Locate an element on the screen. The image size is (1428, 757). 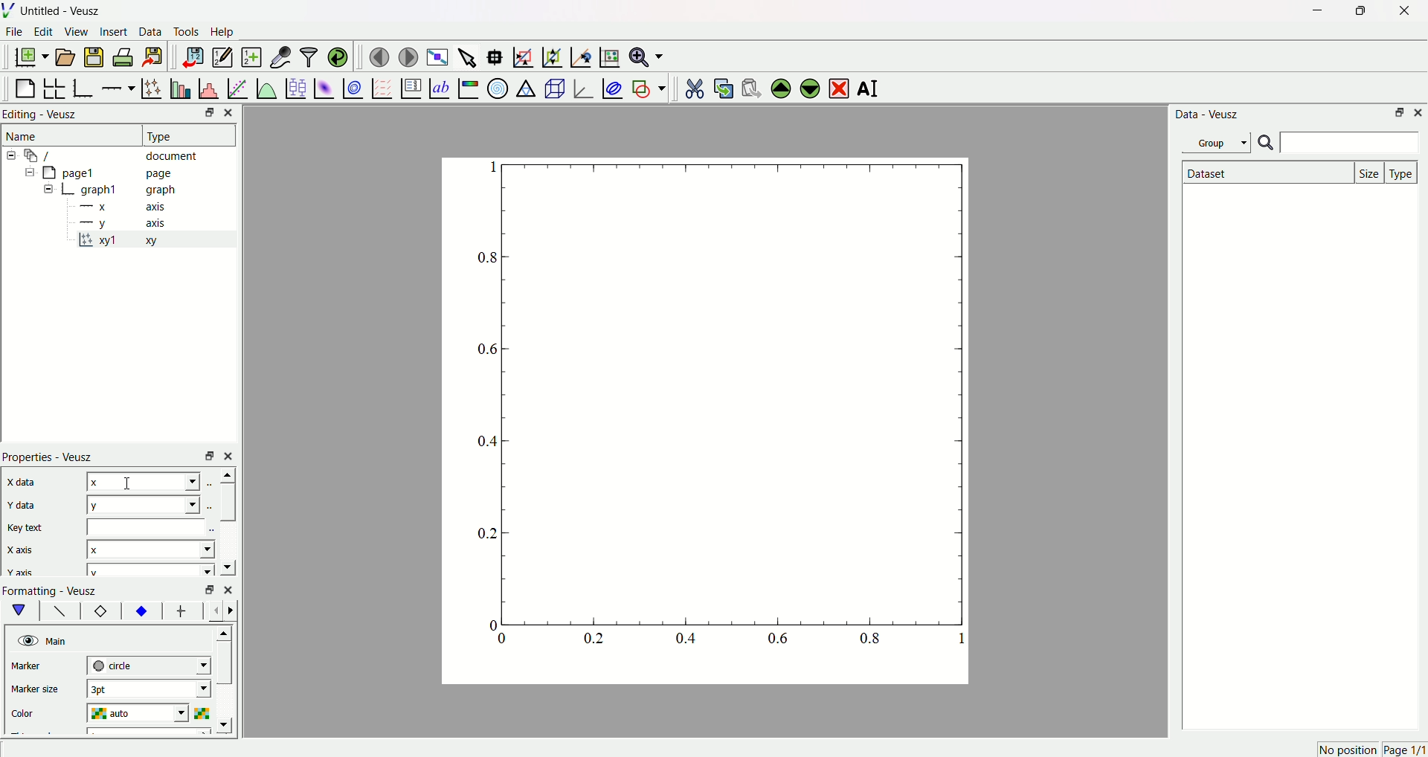
Close is located at coordinates (1419, 113).